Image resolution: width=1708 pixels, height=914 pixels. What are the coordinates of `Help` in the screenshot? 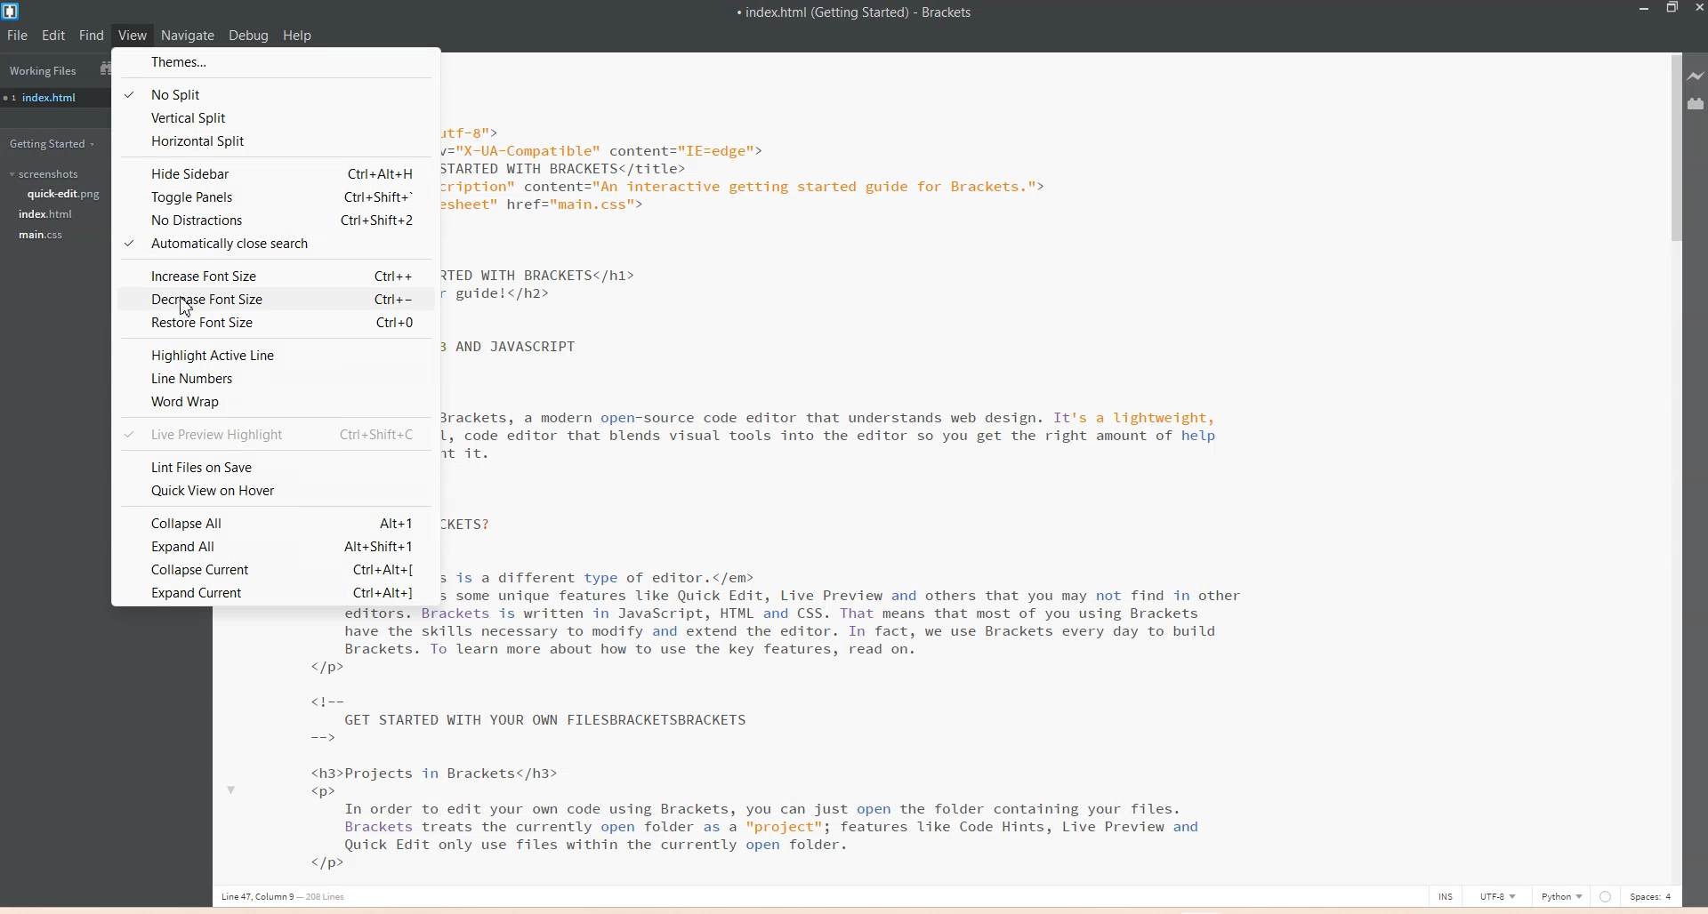 It's located at (298, 36).